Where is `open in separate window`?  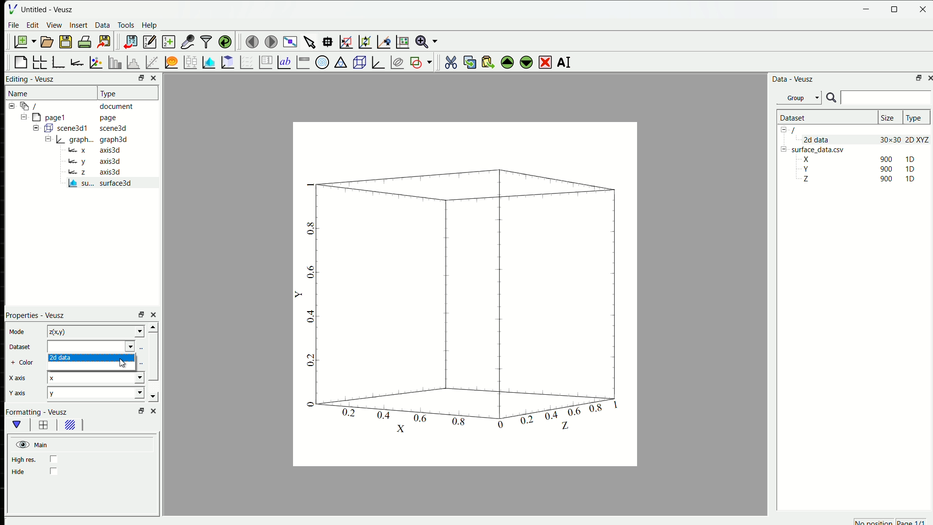
open in separate window is located at coordinates (142, 78).